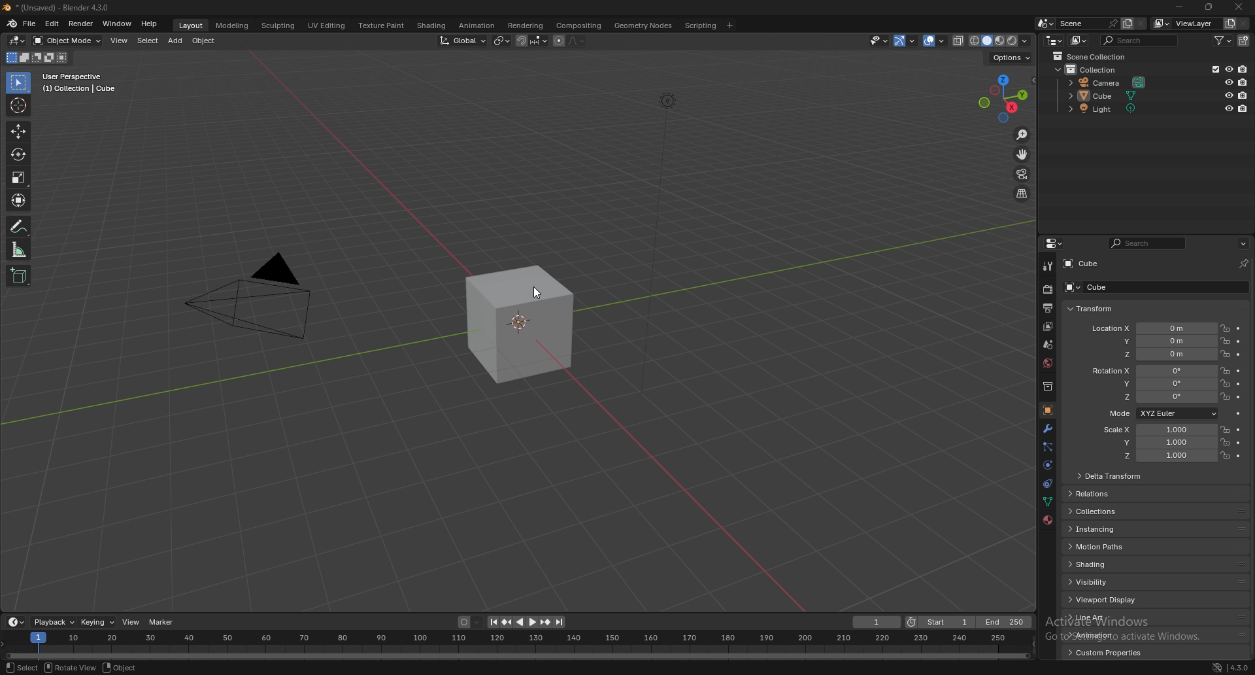  I want to click on display mode, so click(1079, 40).